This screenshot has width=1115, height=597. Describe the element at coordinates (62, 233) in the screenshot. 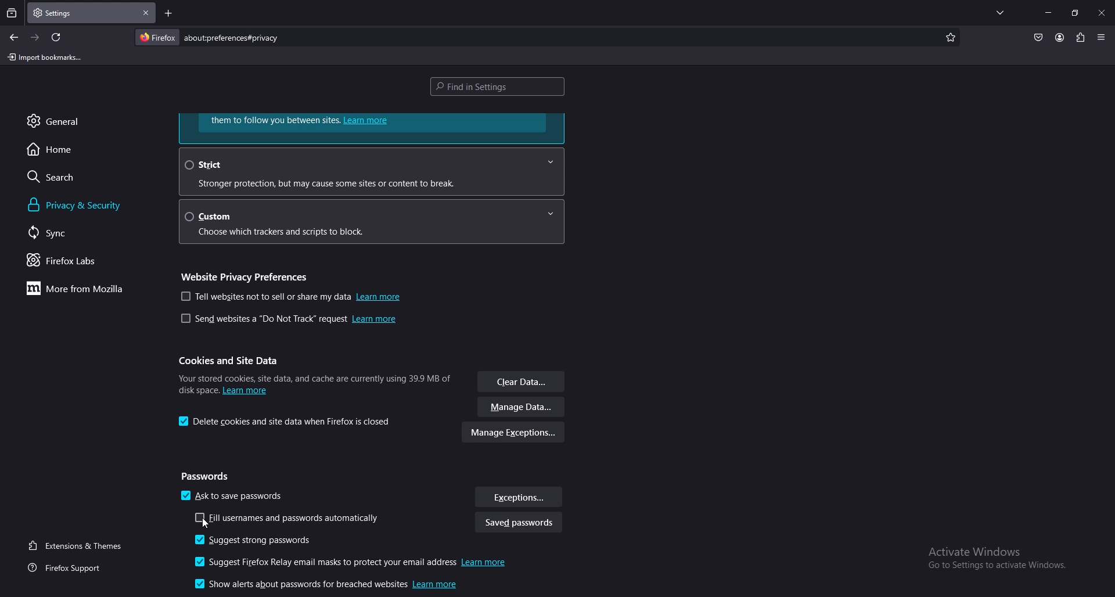

I see `sync` at that location.